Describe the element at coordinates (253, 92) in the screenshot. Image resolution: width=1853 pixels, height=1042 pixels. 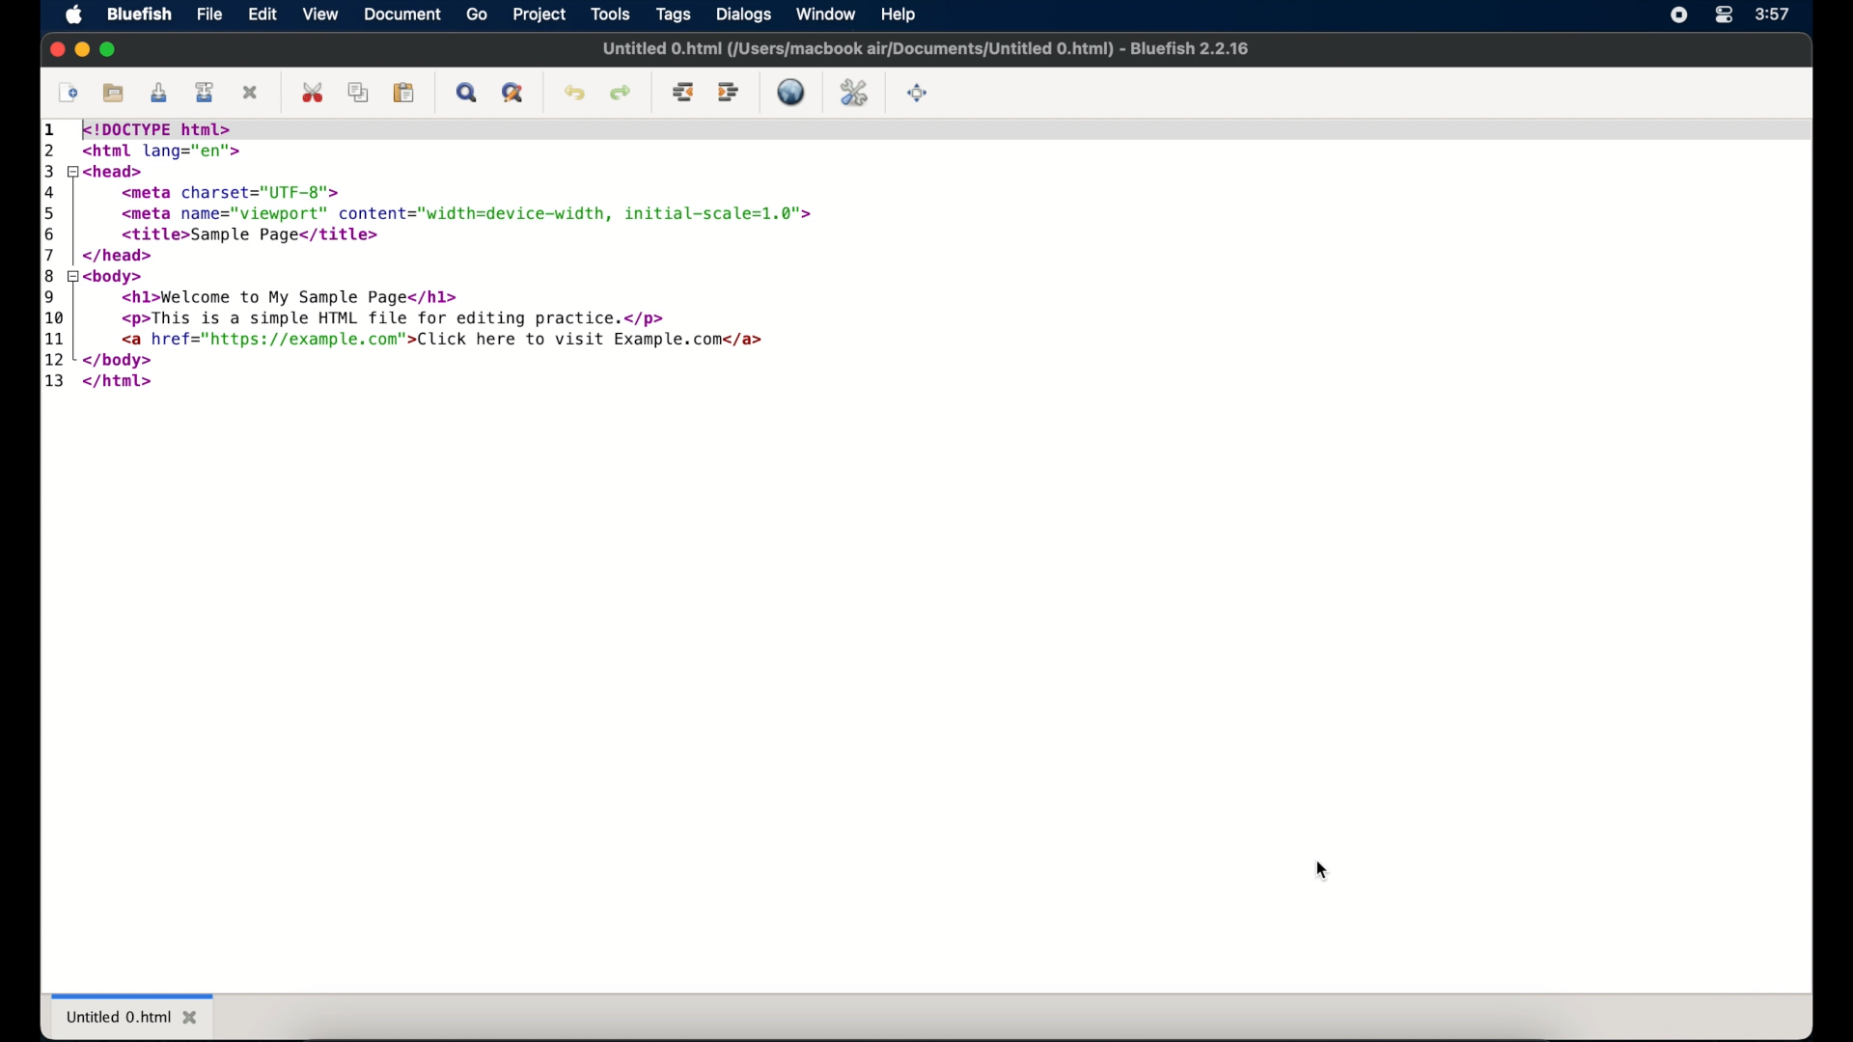
I see `close` at that location.